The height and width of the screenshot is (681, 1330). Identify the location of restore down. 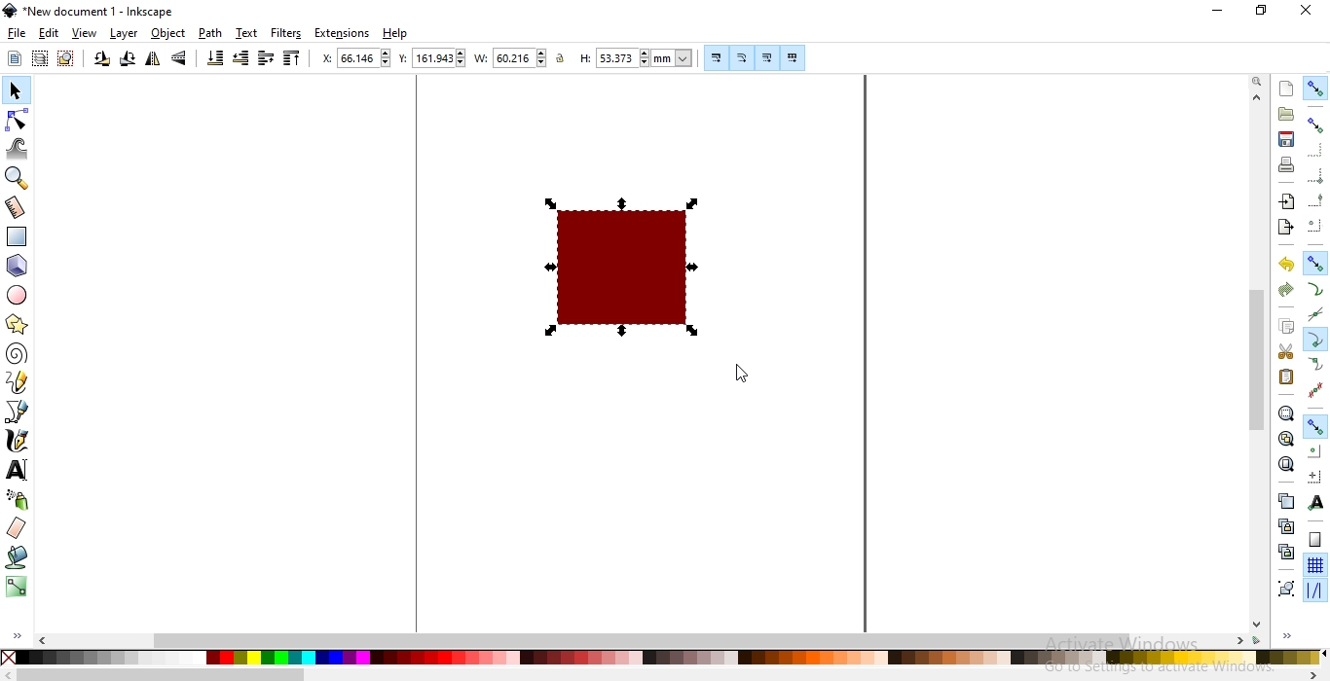
(1260, 9).